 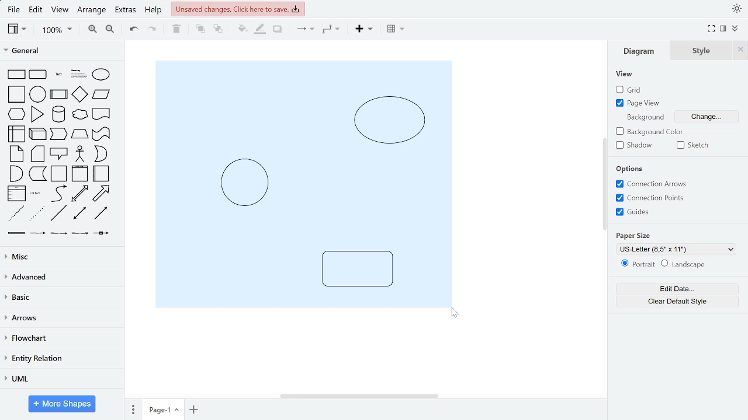 I want to click on horizontal container, so click(x=102, y=173).